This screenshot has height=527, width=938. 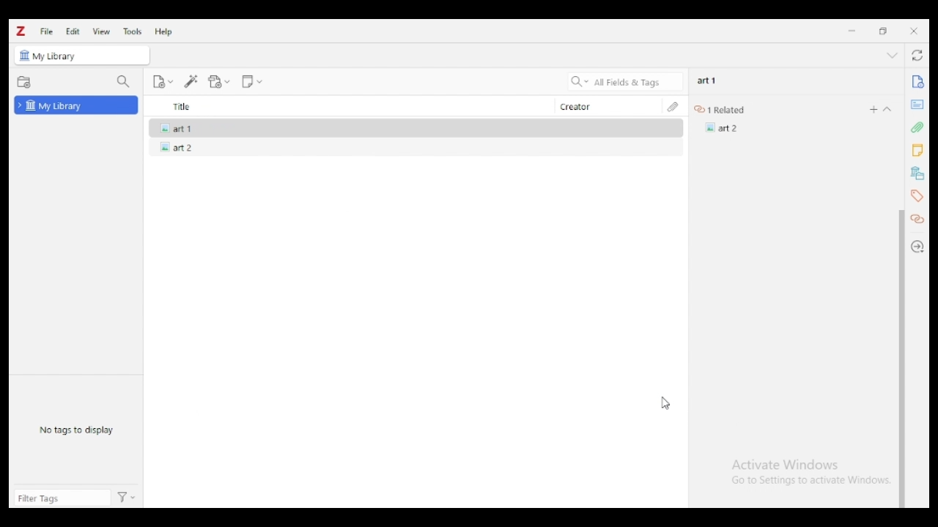 What do you see at coordinates (24, 56) in the screenshot?
I see `icon` at bounding box center [24, 56].